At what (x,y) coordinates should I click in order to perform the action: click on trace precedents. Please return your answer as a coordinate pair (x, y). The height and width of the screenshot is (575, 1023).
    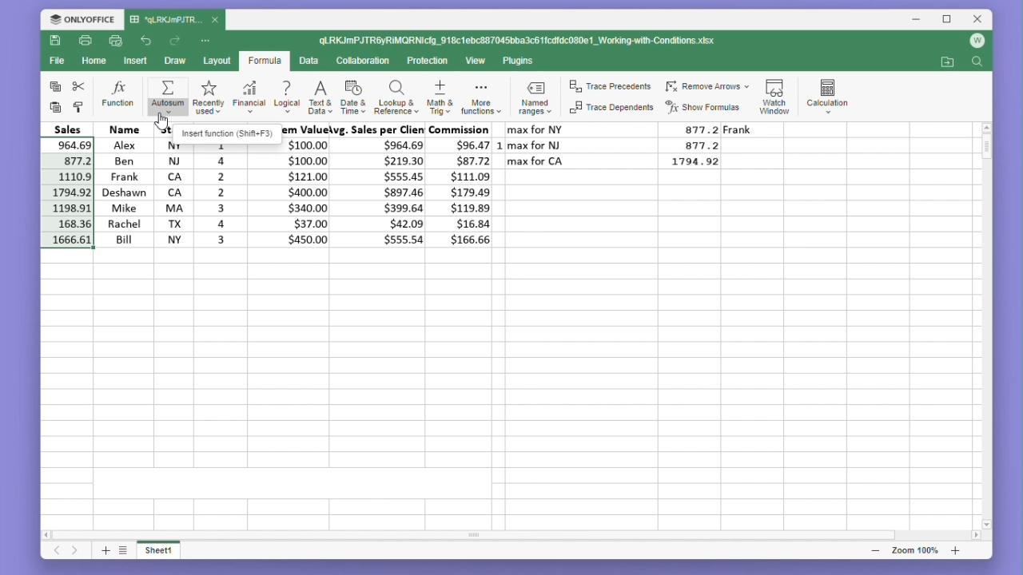
    Looking at the image, I should click on (612, 88).